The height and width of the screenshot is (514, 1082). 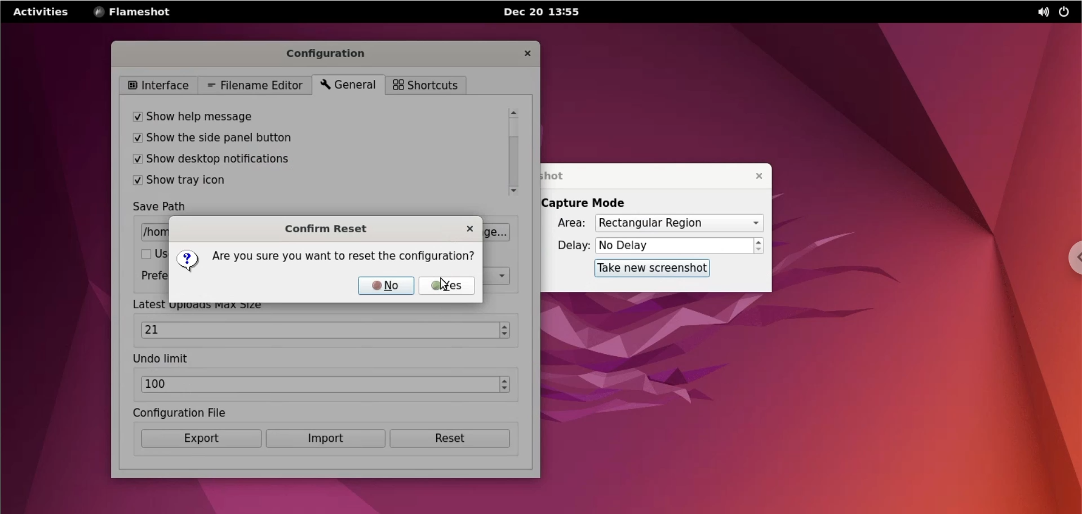 I want to click on capture mode area options, so click(x=679, y=224).